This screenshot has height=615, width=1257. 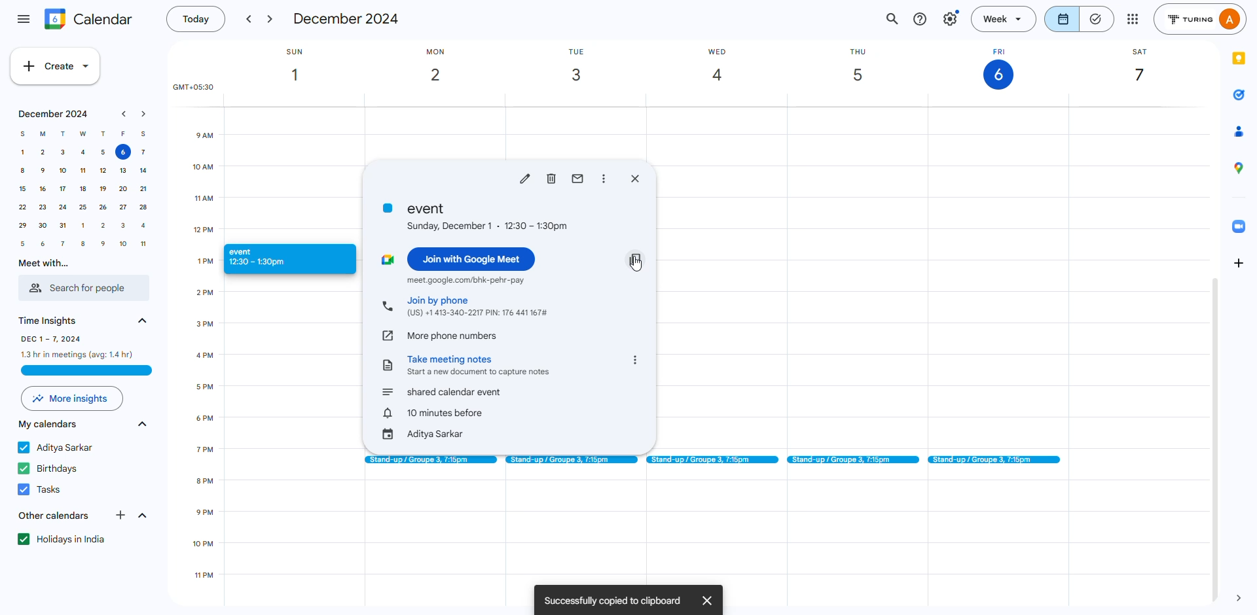 I want to click on 29, so click(x=23, y=226).